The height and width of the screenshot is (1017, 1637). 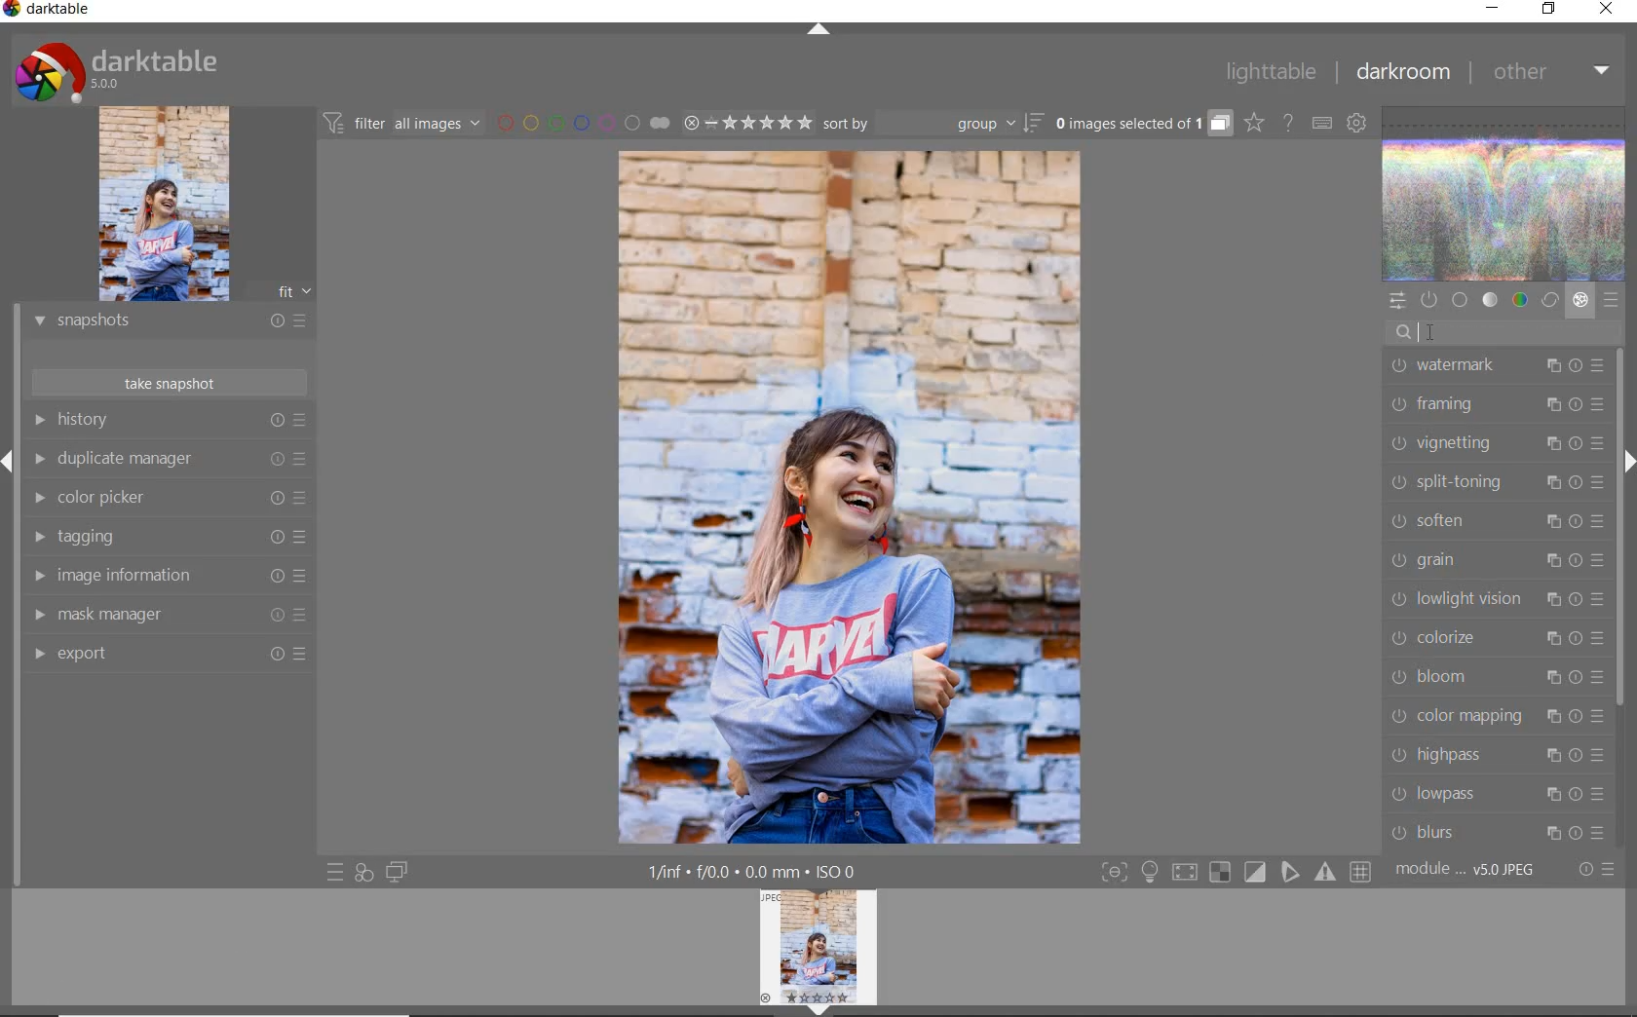 I want to click on module..v50JPEG, so click(x=1468, y=871).